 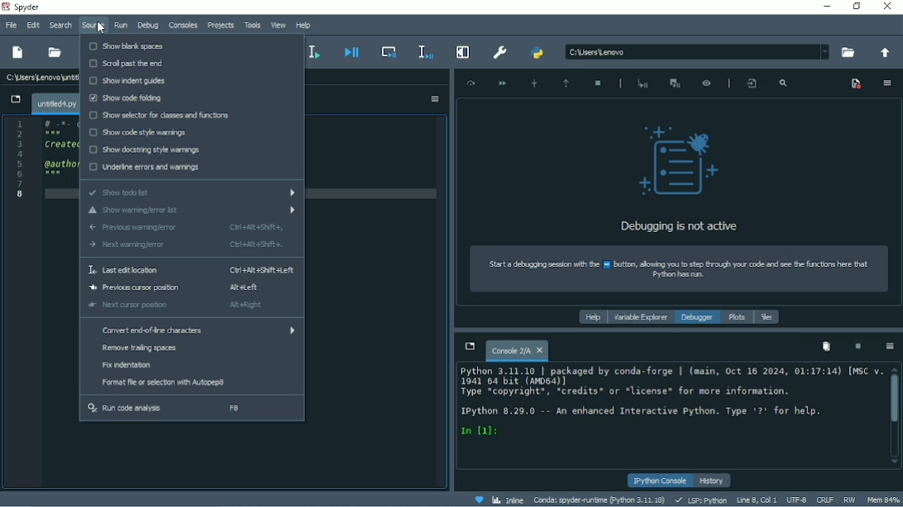 I want to click on Stop debbuging, so click(x=600, y=83).